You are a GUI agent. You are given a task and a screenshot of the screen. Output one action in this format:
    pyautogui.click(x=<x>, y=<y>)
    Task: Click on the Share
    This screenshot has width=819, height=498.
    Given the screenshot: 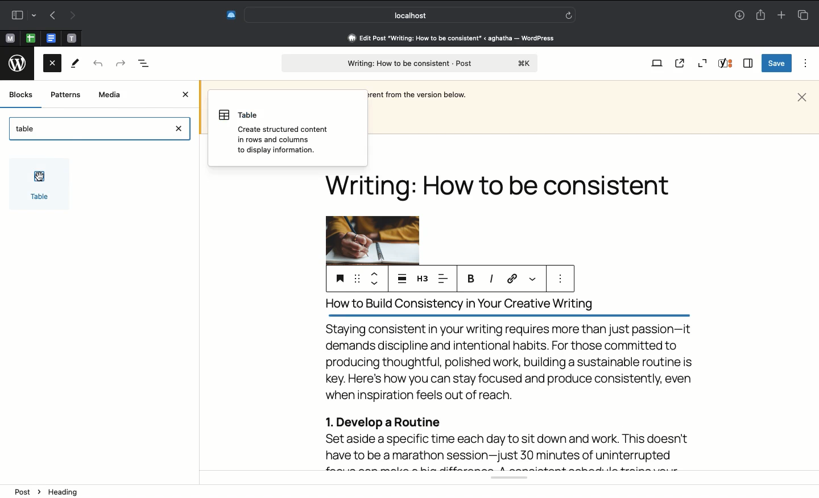 What is the action you would take?
    pyautogui.click(x=762, y=15)
    